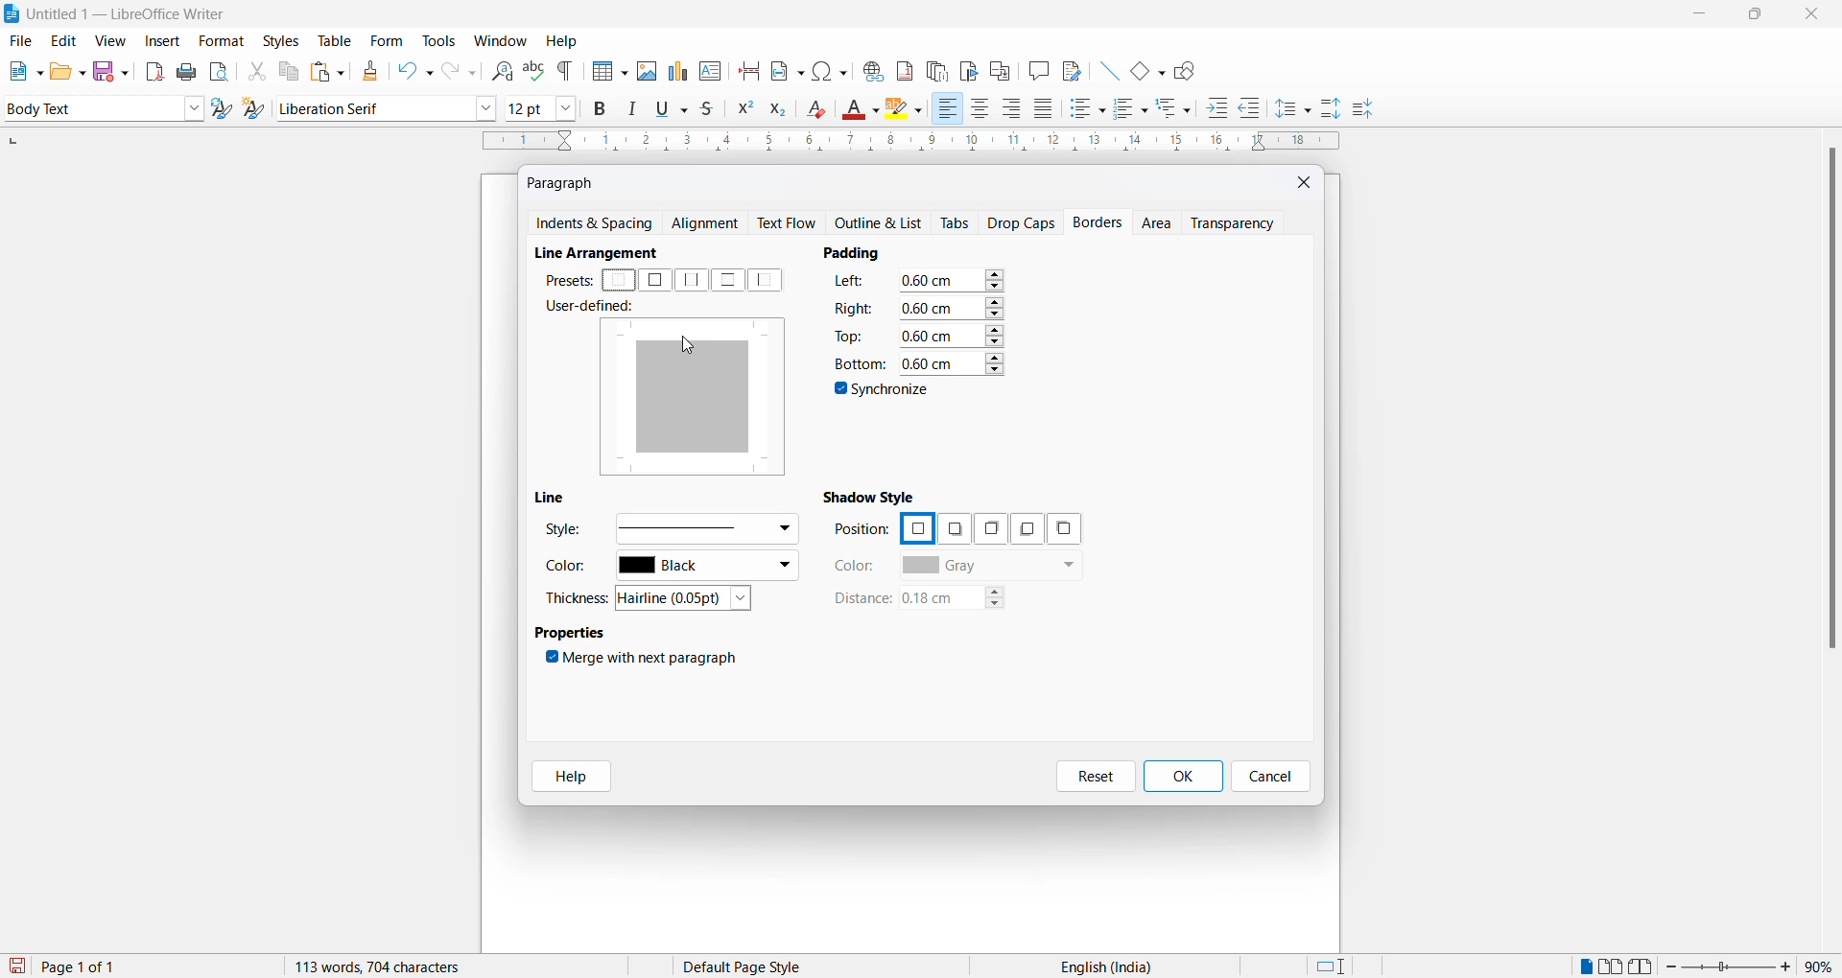 The image size is (1842, 978). Describe the element at coordinates (438, 41) in the screenshot. I see `tools` at that location.